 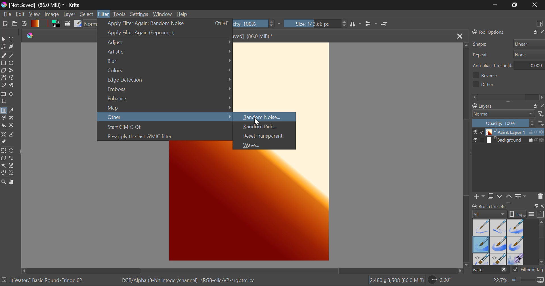 I want to click on Select, so click(x=3, y=39).